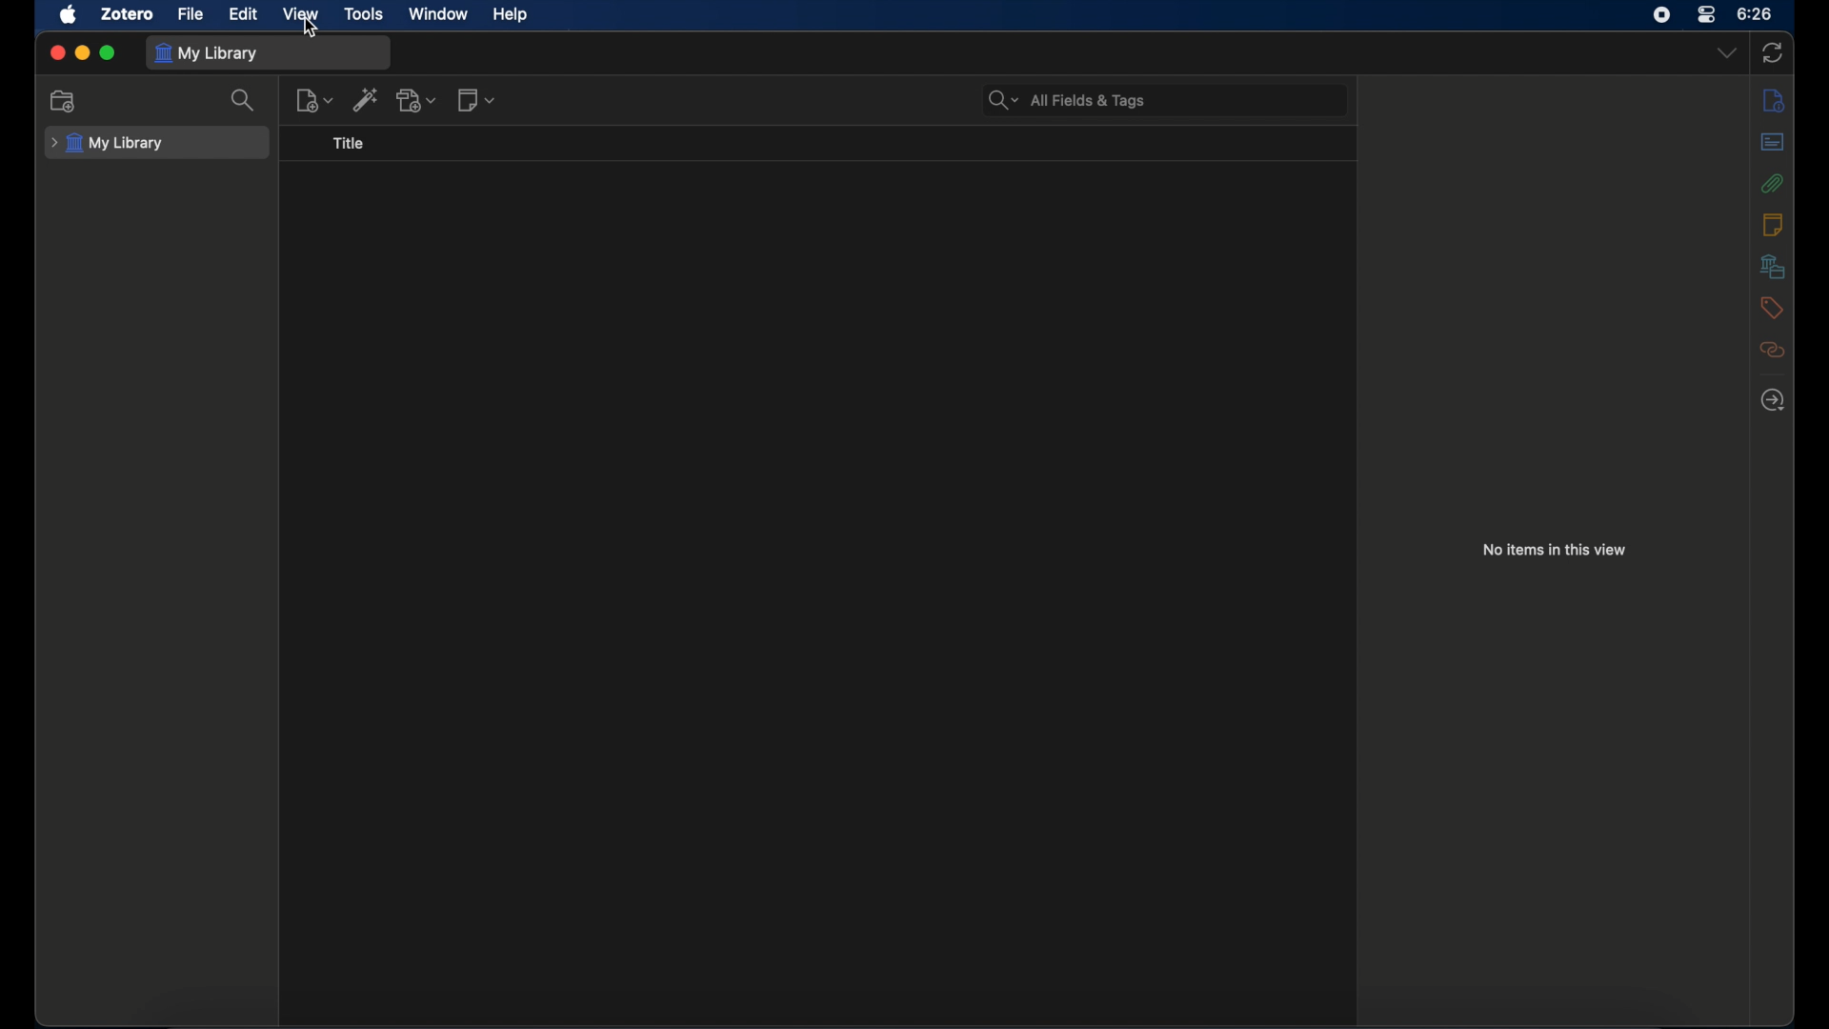  I want to click on info, so click(1773, 99).